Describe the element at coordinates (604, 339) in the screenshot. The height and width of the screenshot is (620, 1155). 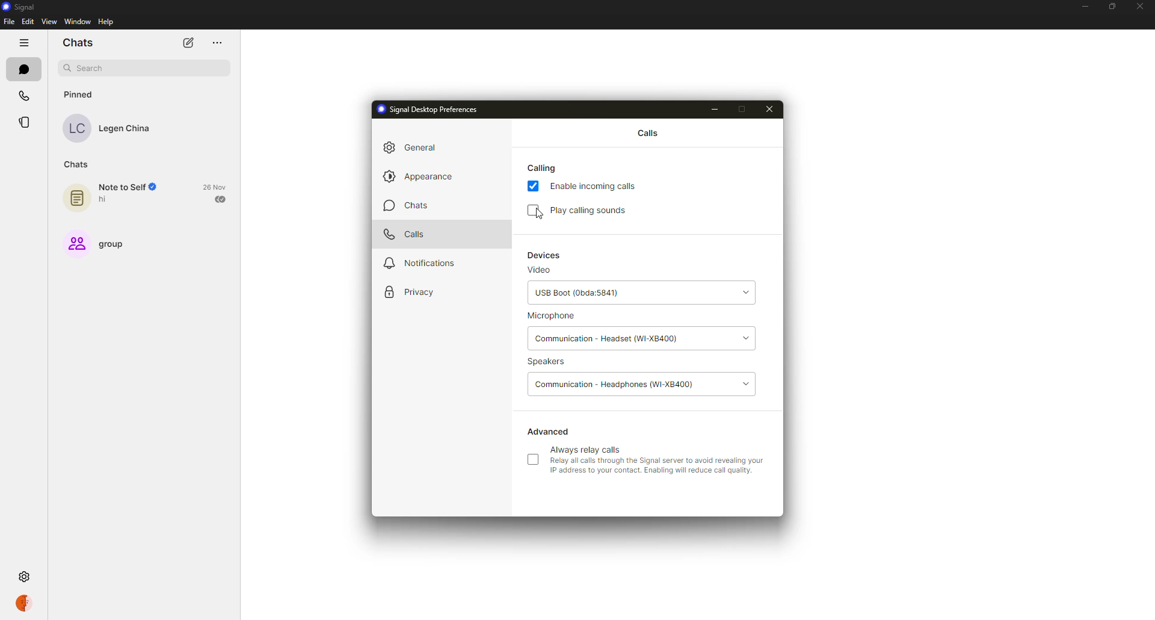
I see `headset` at that location.